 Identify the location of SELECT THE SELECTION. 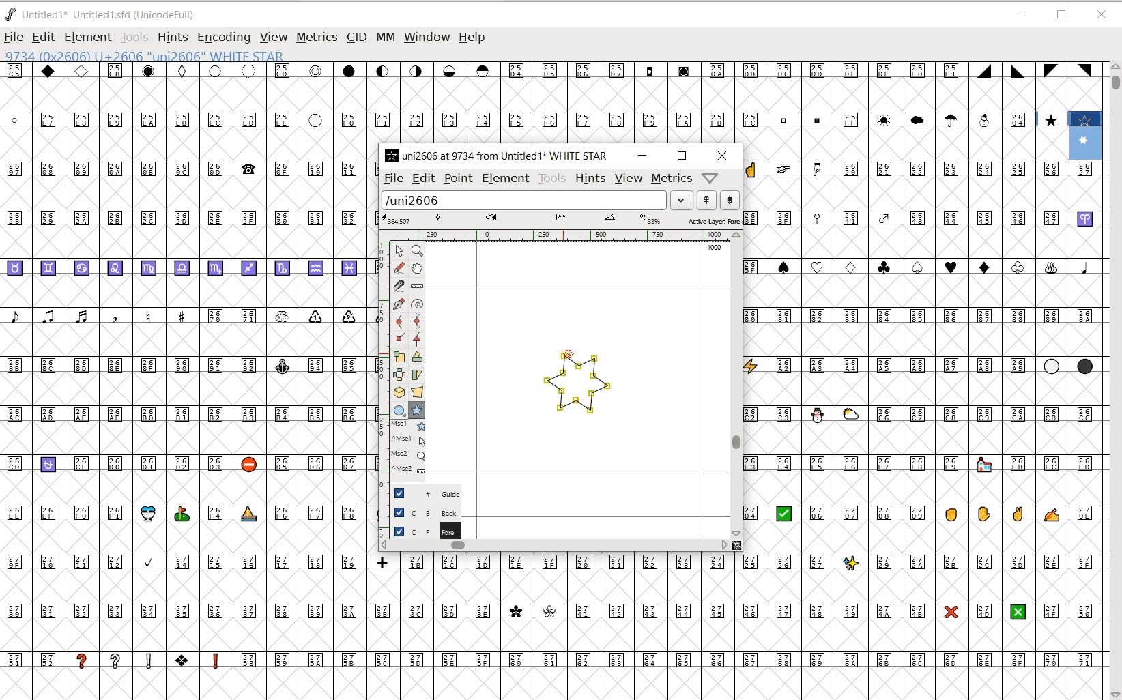
(399, 358).